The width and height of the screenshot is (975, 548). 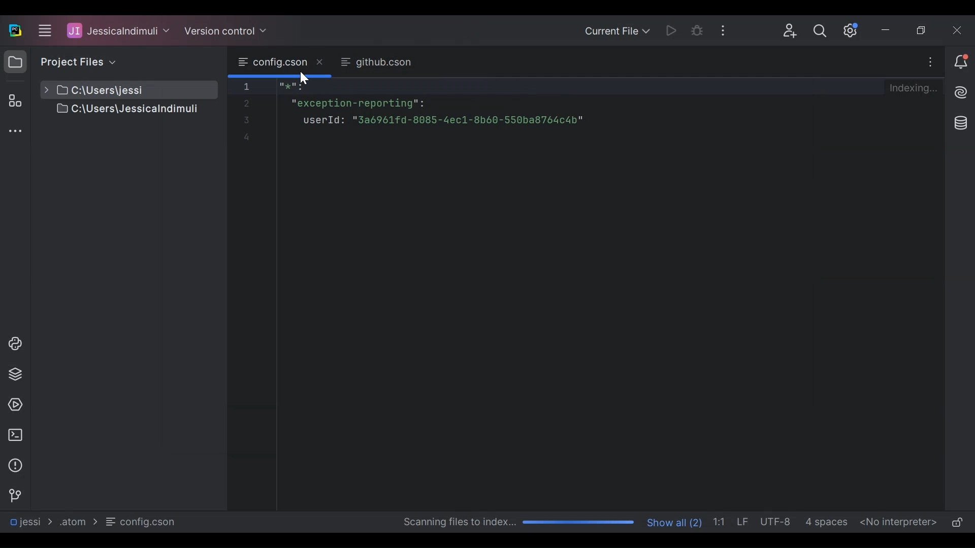 What do you see at coordinates (725, 30) in the screenshot?
I see `More Options` at bounding box center [725, 30].